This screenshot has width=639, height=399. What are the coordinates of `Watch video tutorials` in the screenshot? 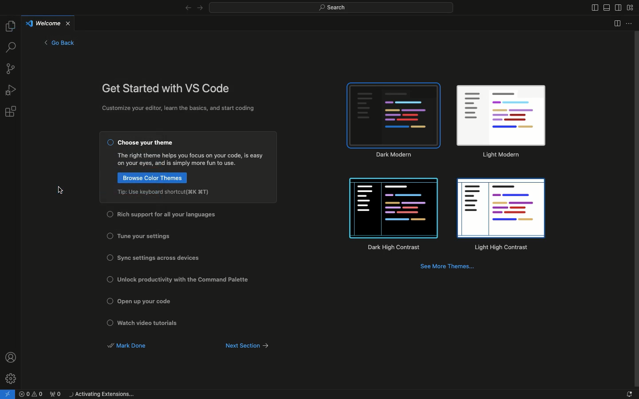 It's located at (151, 323).